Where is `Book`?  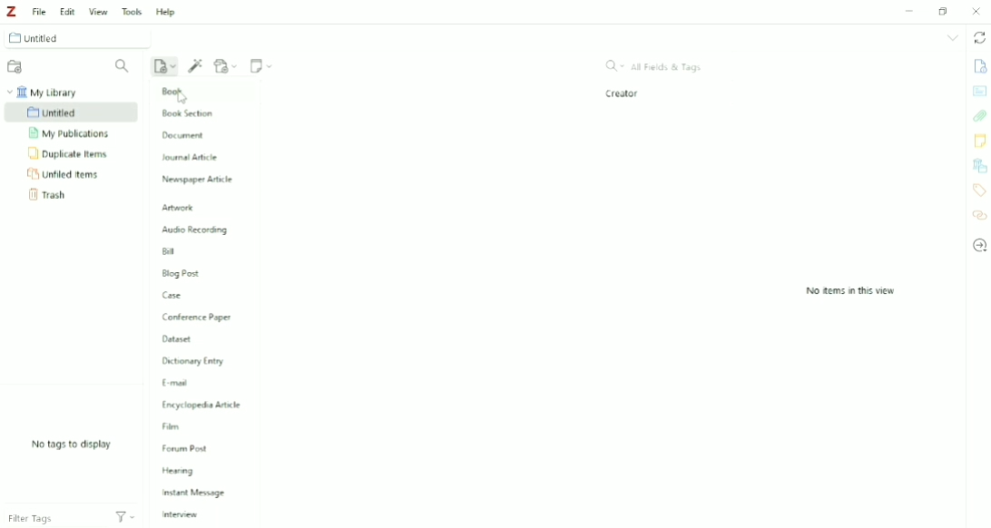
Book is located at coordinates (173, 94).